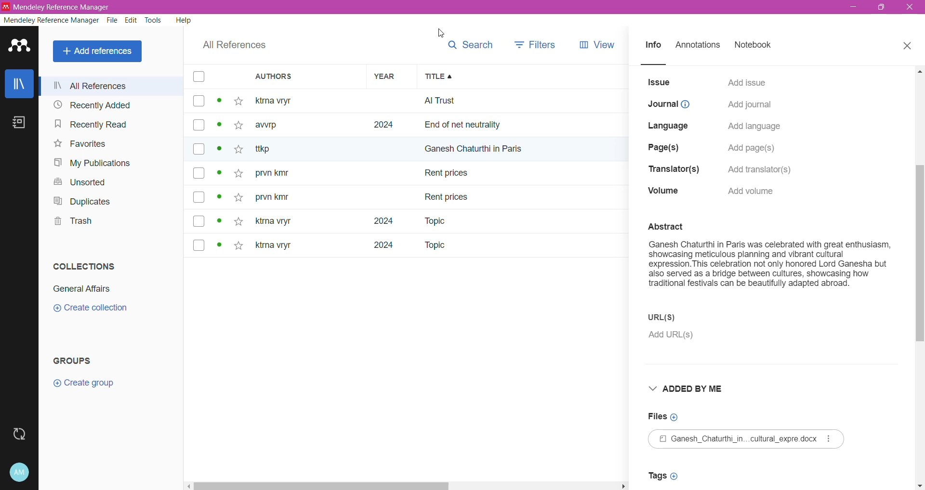 The width and height of the screenshot is (925, 490). I want to click on Tags, so click(666, 476).